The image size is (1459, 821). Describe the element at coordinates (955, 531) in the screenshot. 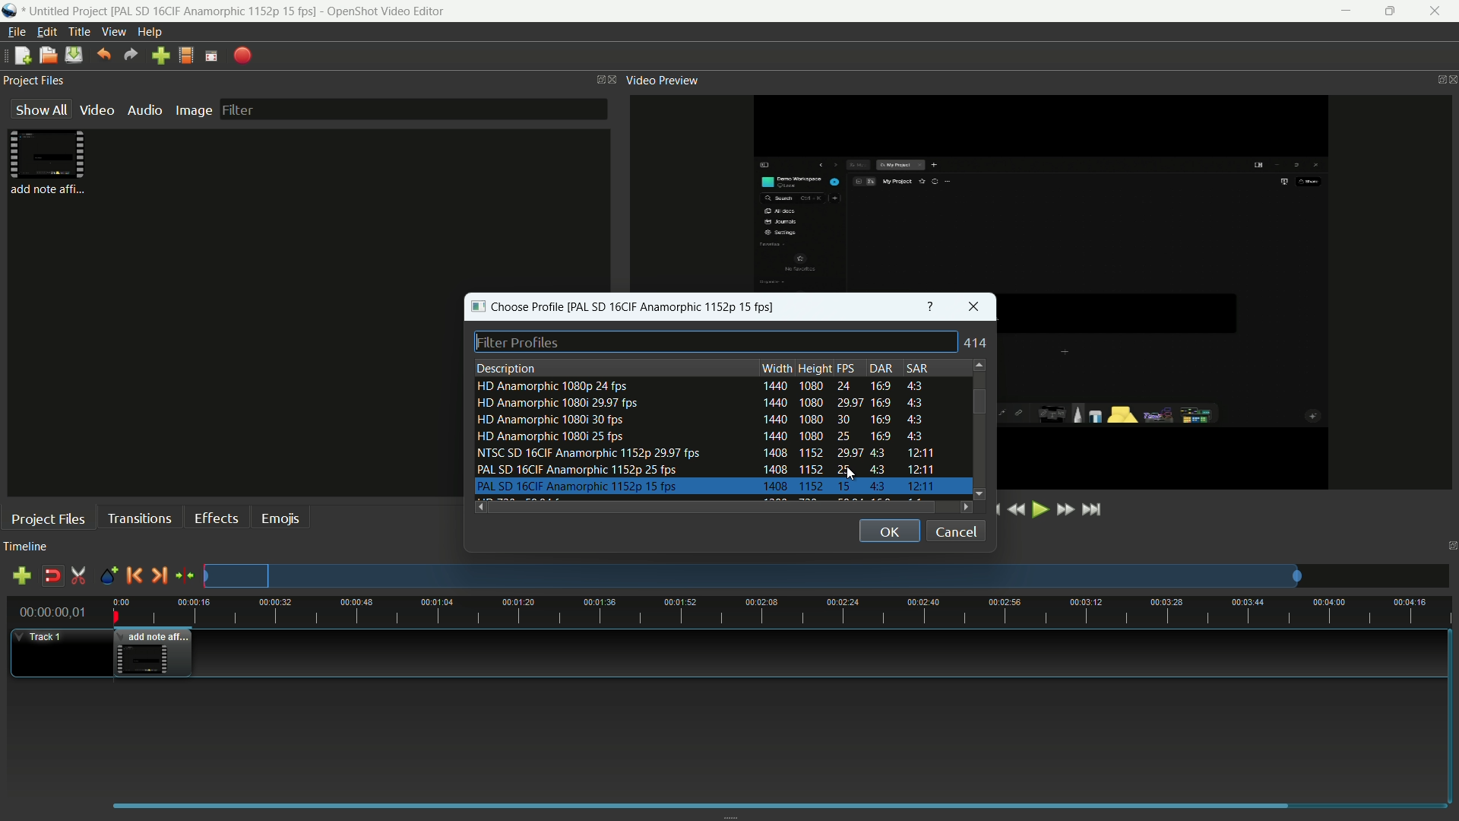

I see `cancel` at that location.